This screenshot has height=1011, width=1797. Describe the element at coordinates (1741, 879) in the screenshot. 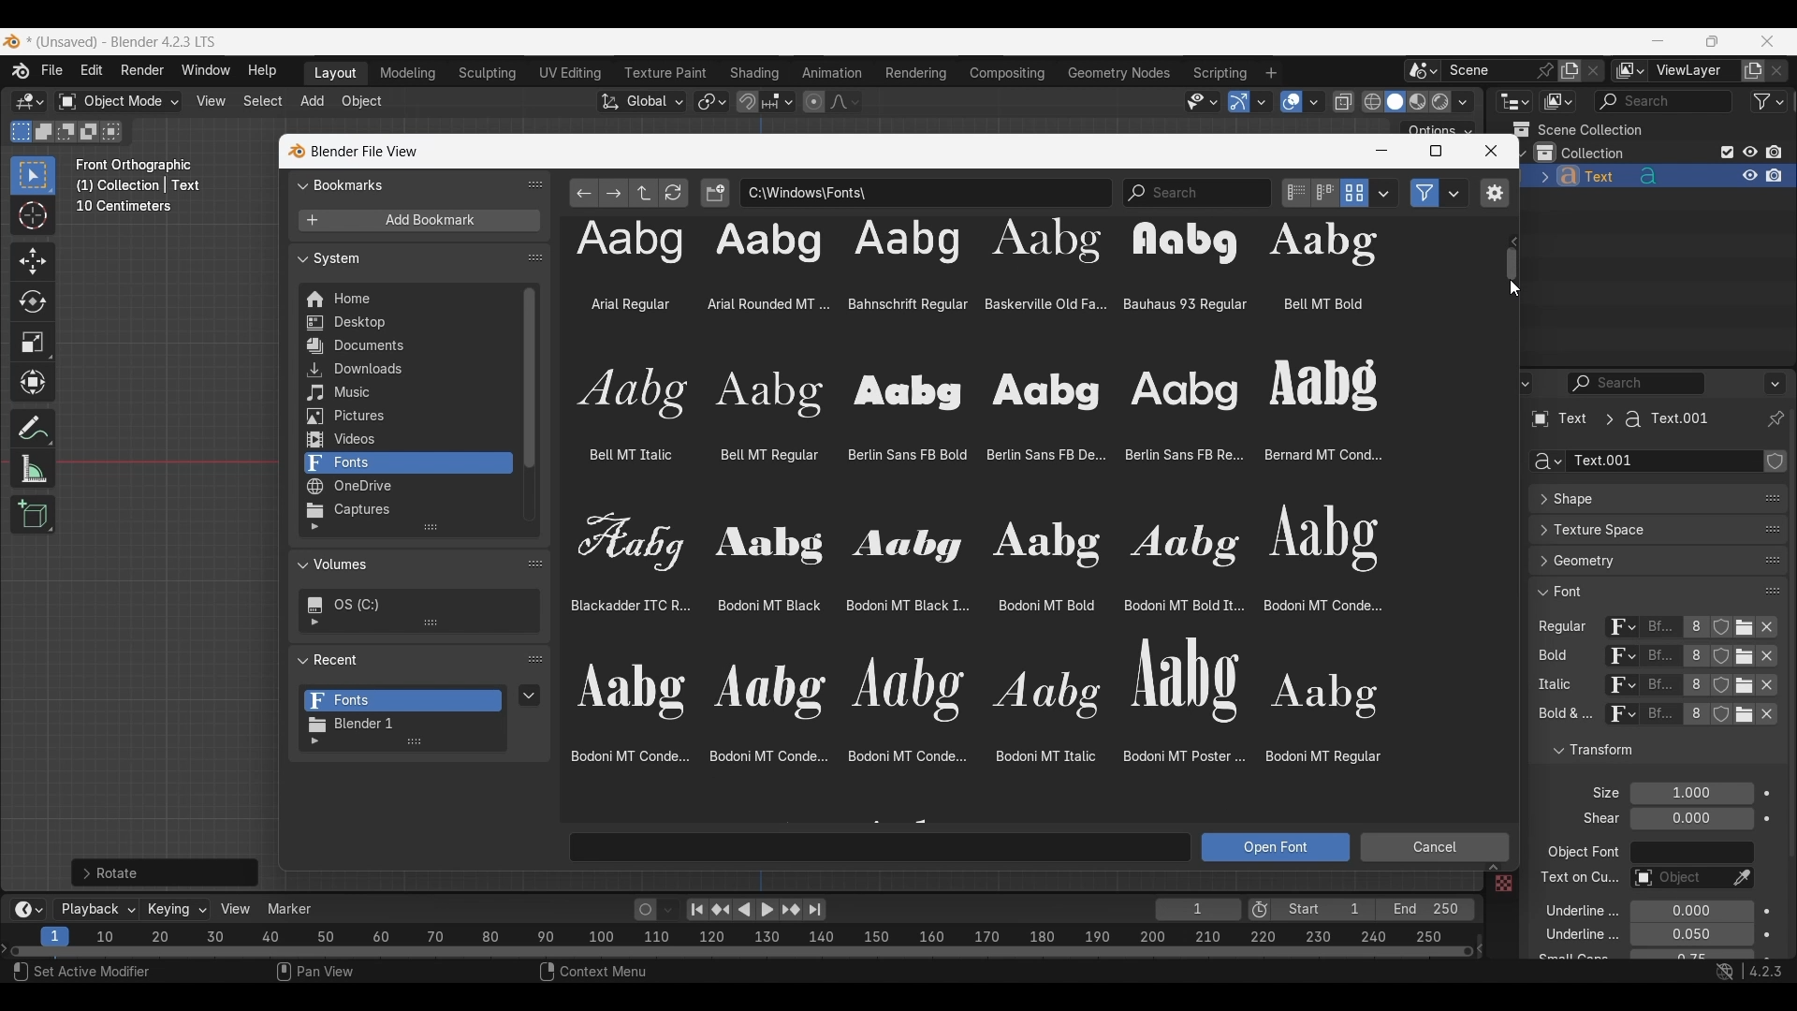

I see `Eyedropper data-block` at that location.